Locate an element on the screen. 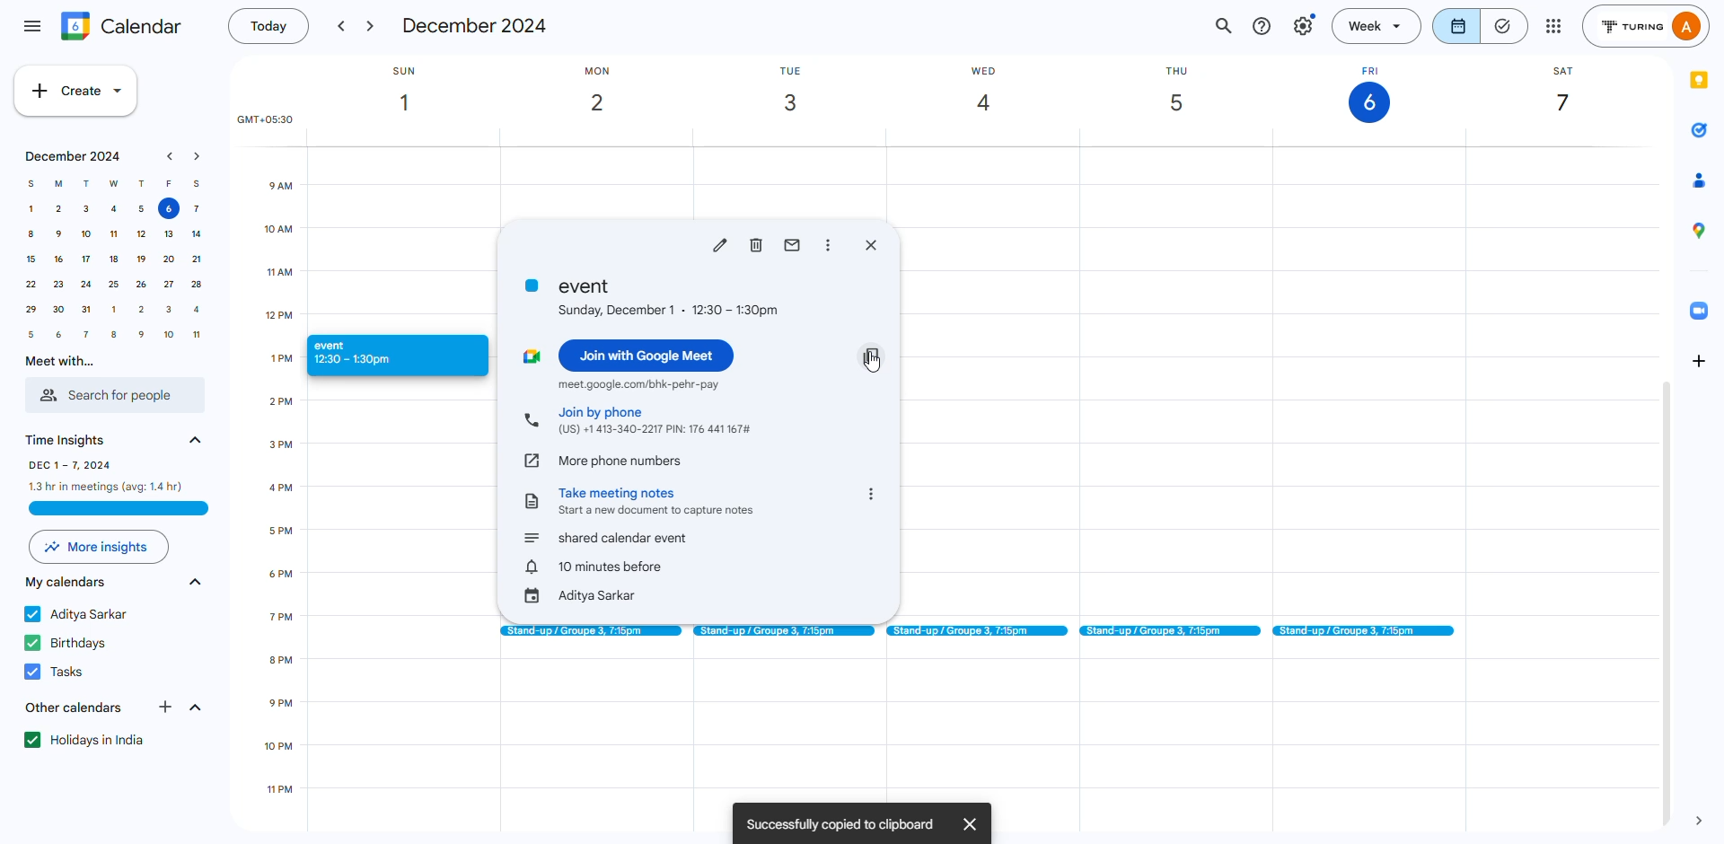  17 is located at coordinates (84, 260).